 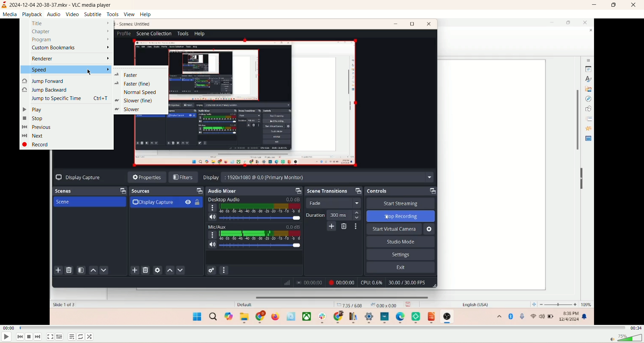 What do you see at coordinates (51, 337) in the screenshot?
I see `fullscreen` at bounding box center [51, 337].